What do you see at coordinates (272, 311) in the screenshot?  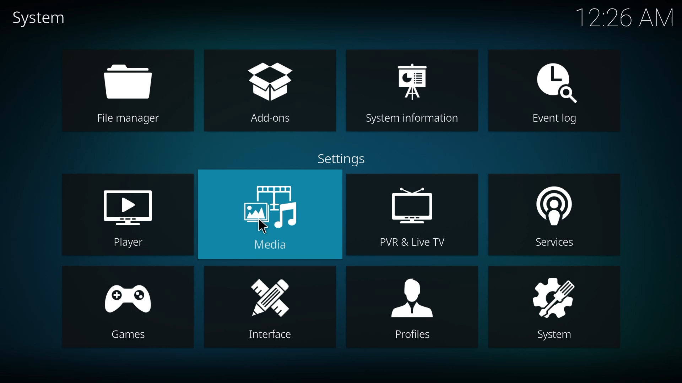 I see `interface` at bounding box center [272, 311].